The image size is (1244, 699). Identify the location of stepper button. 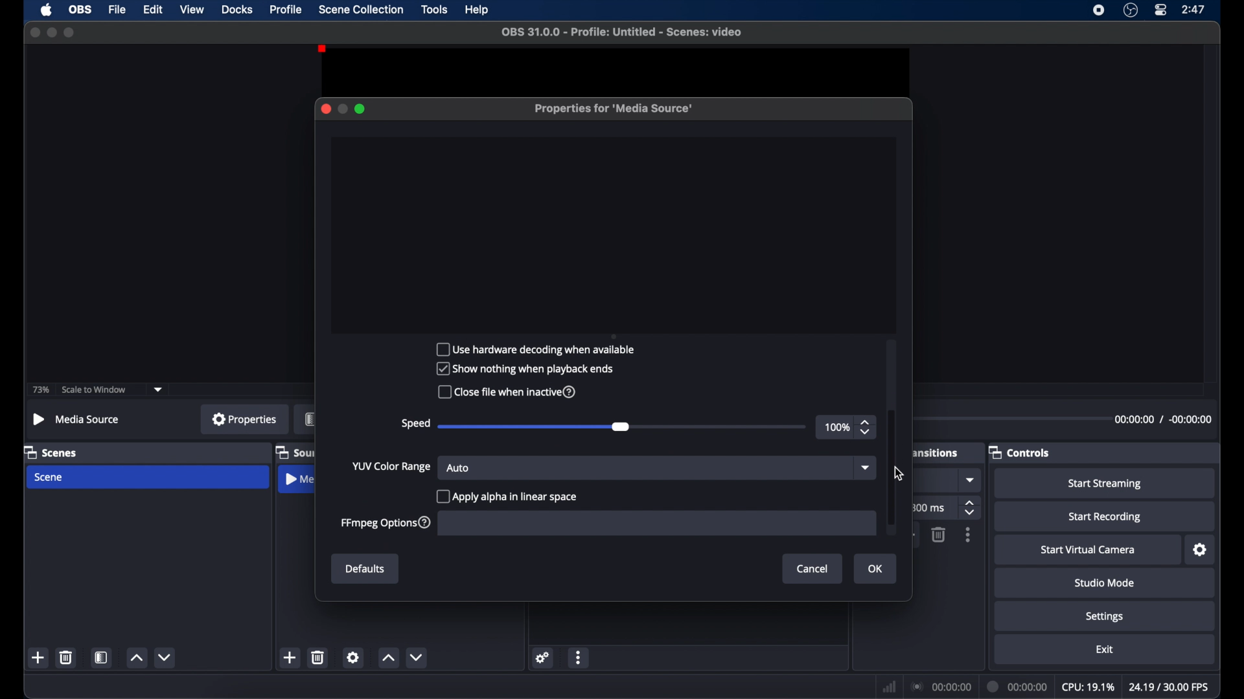
(866, 428).